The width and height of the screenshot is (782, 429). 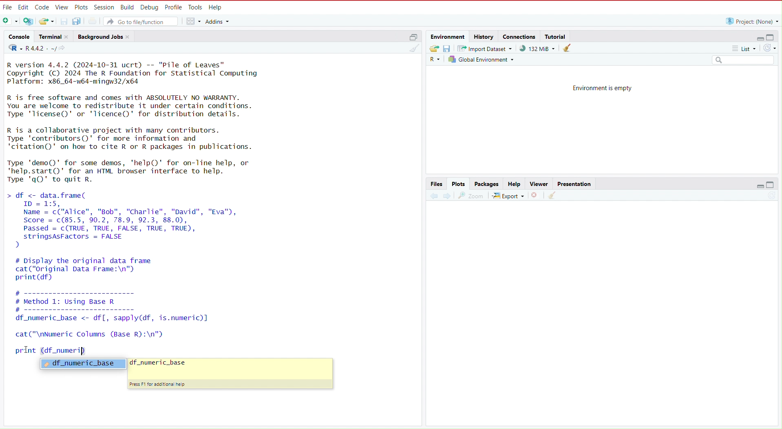 What do you see at coordinates (445, 195) in the screenshot?
I see `next plot` at bounding box center [445, 195].